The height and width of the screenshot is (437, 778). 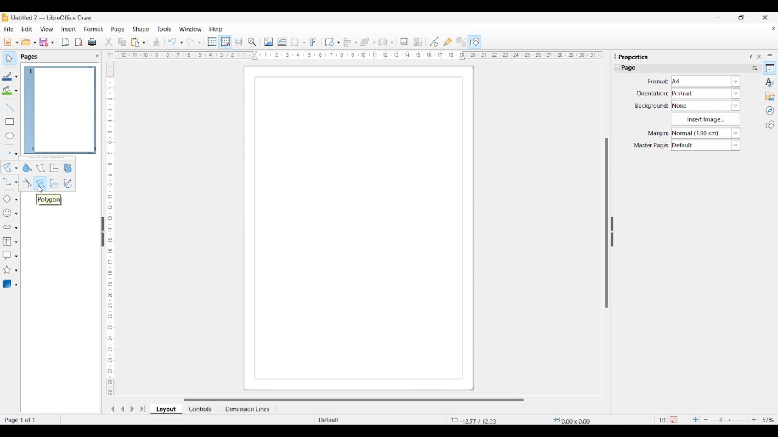 I want to click on Zoom factor, so click(x=769, y=420).